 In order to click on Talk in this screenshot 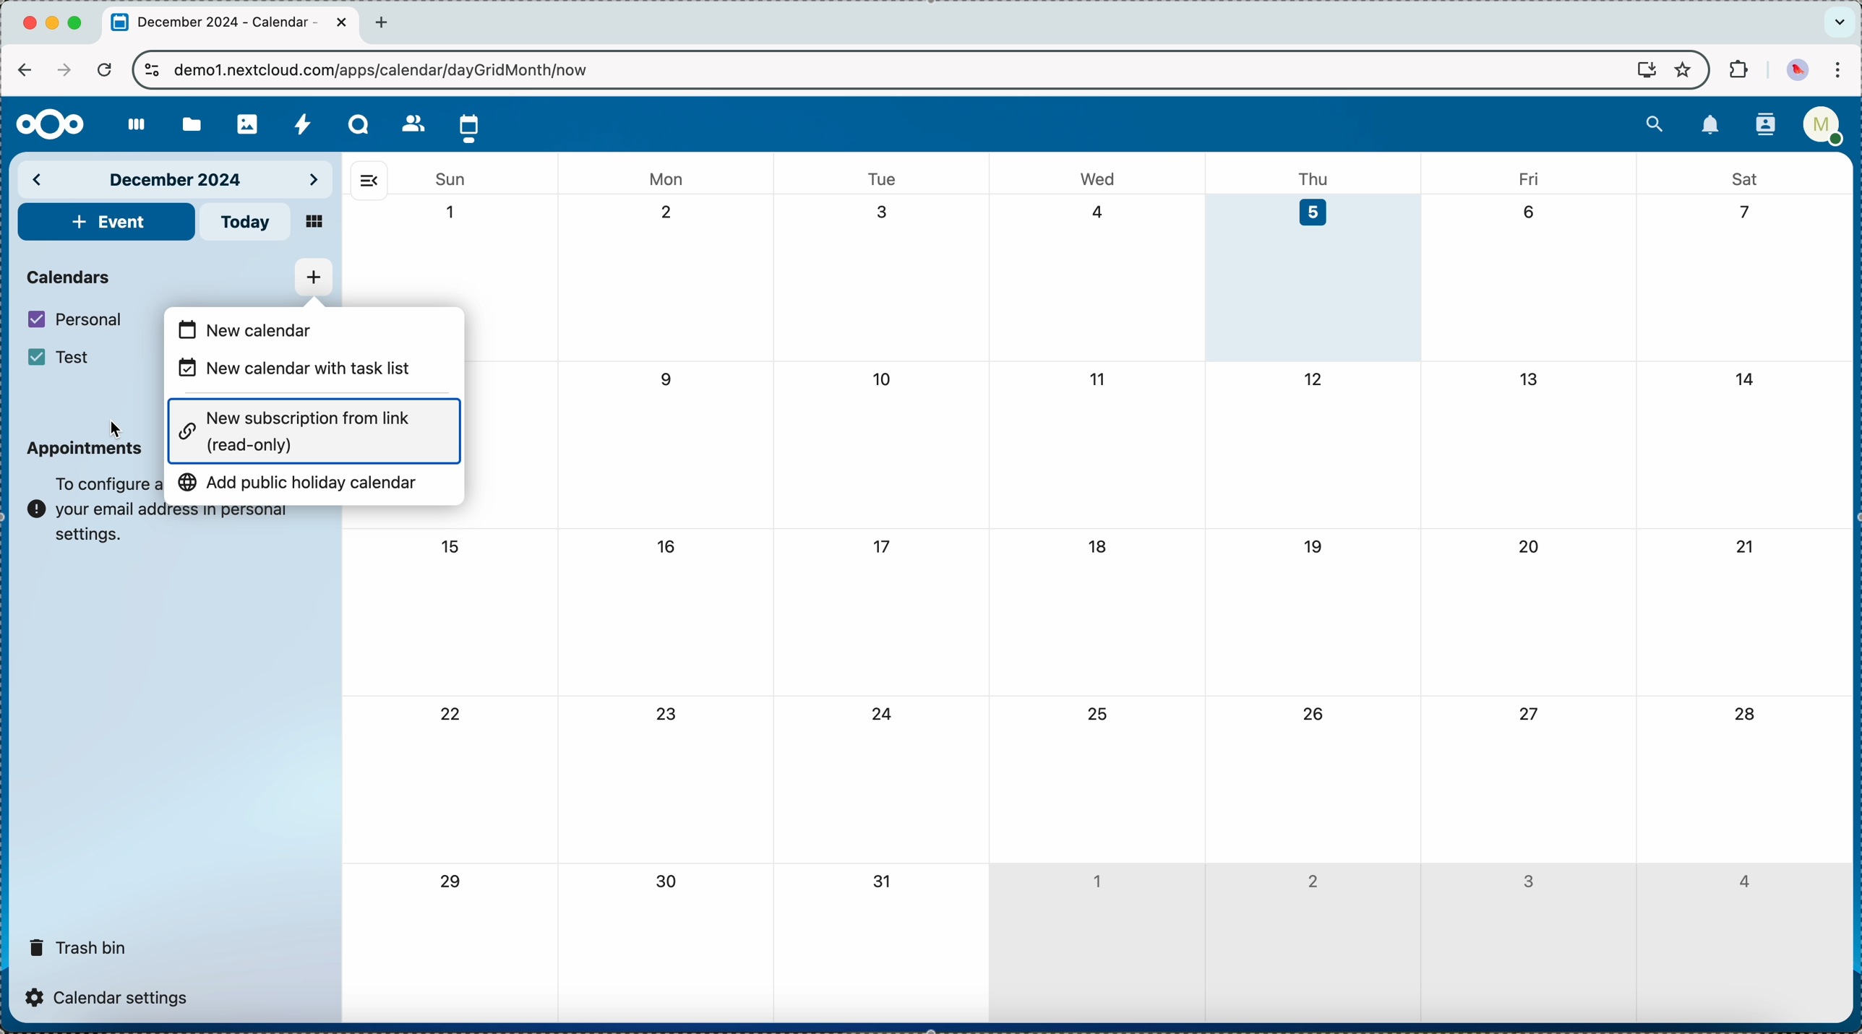, I will do `click(359, 124)`.